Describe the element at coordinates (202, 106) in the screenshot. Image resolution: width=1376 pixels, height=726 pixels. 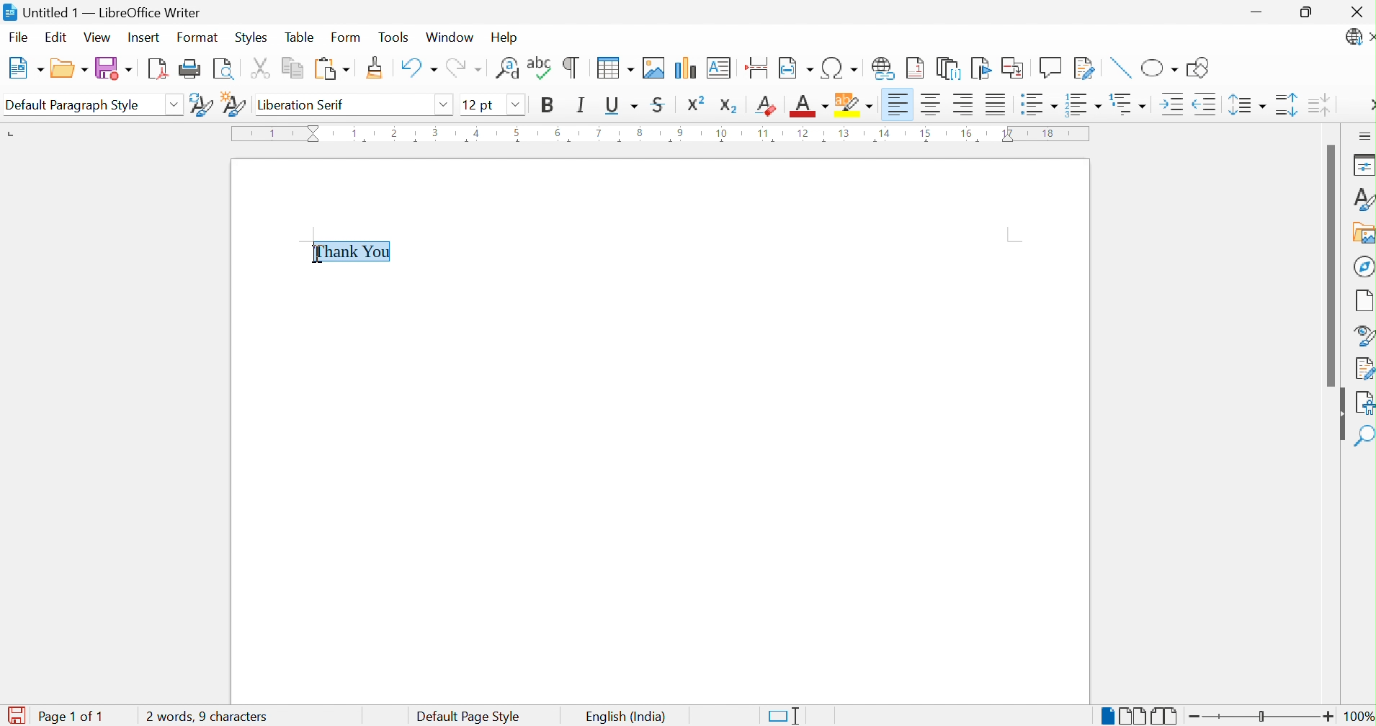
I see `Update Selected Style` at that location.